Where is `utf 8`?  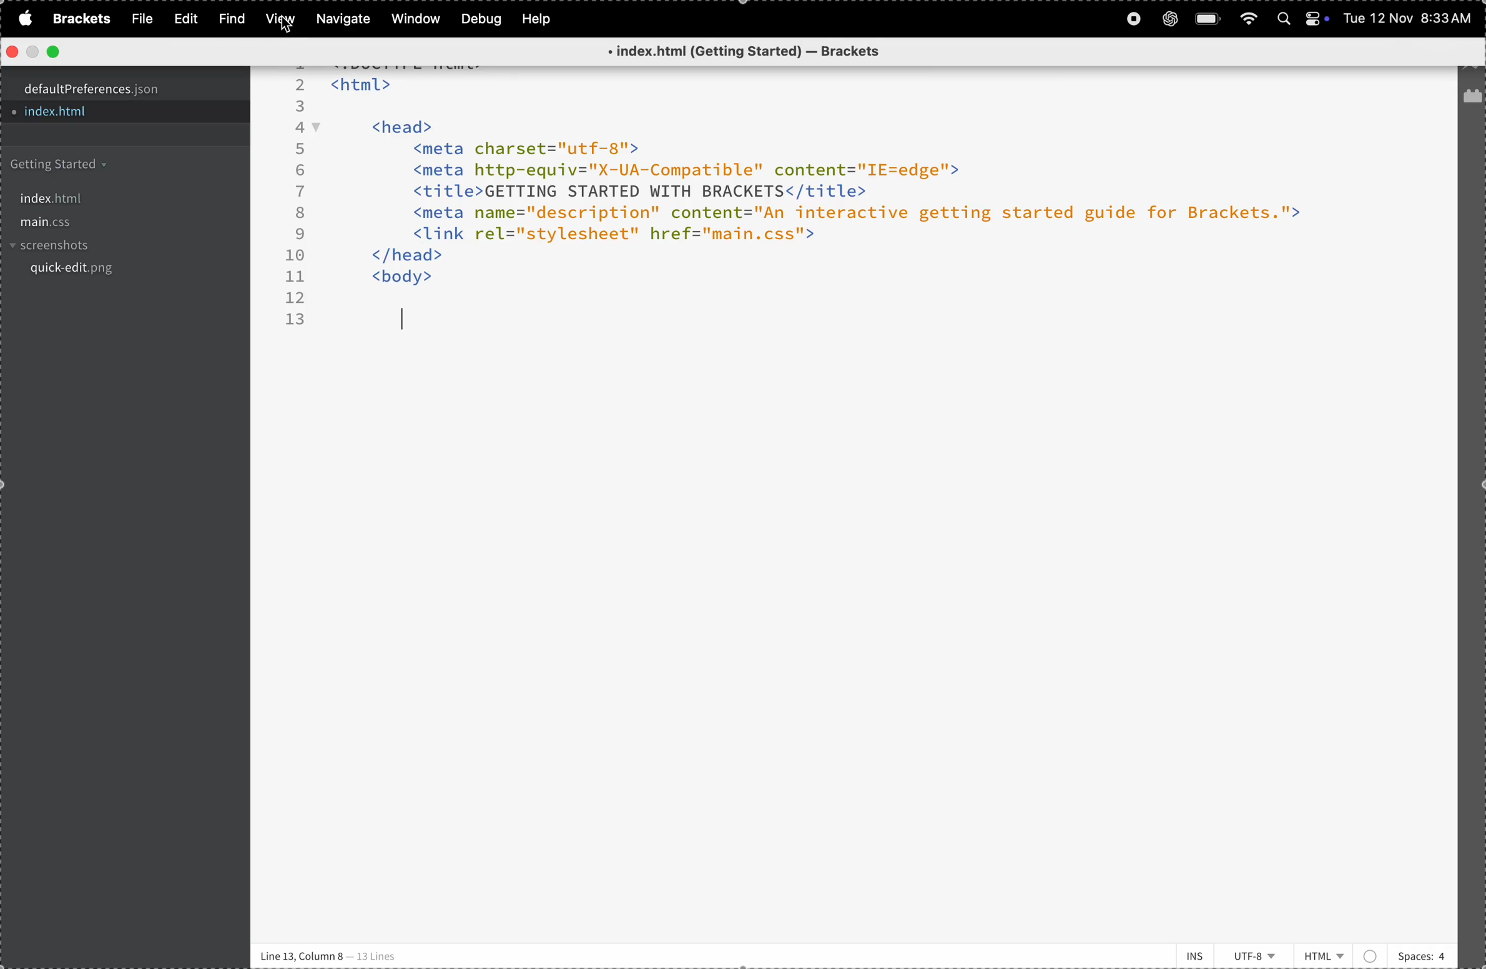
utf 8 is located at coordinates (1256, 956).